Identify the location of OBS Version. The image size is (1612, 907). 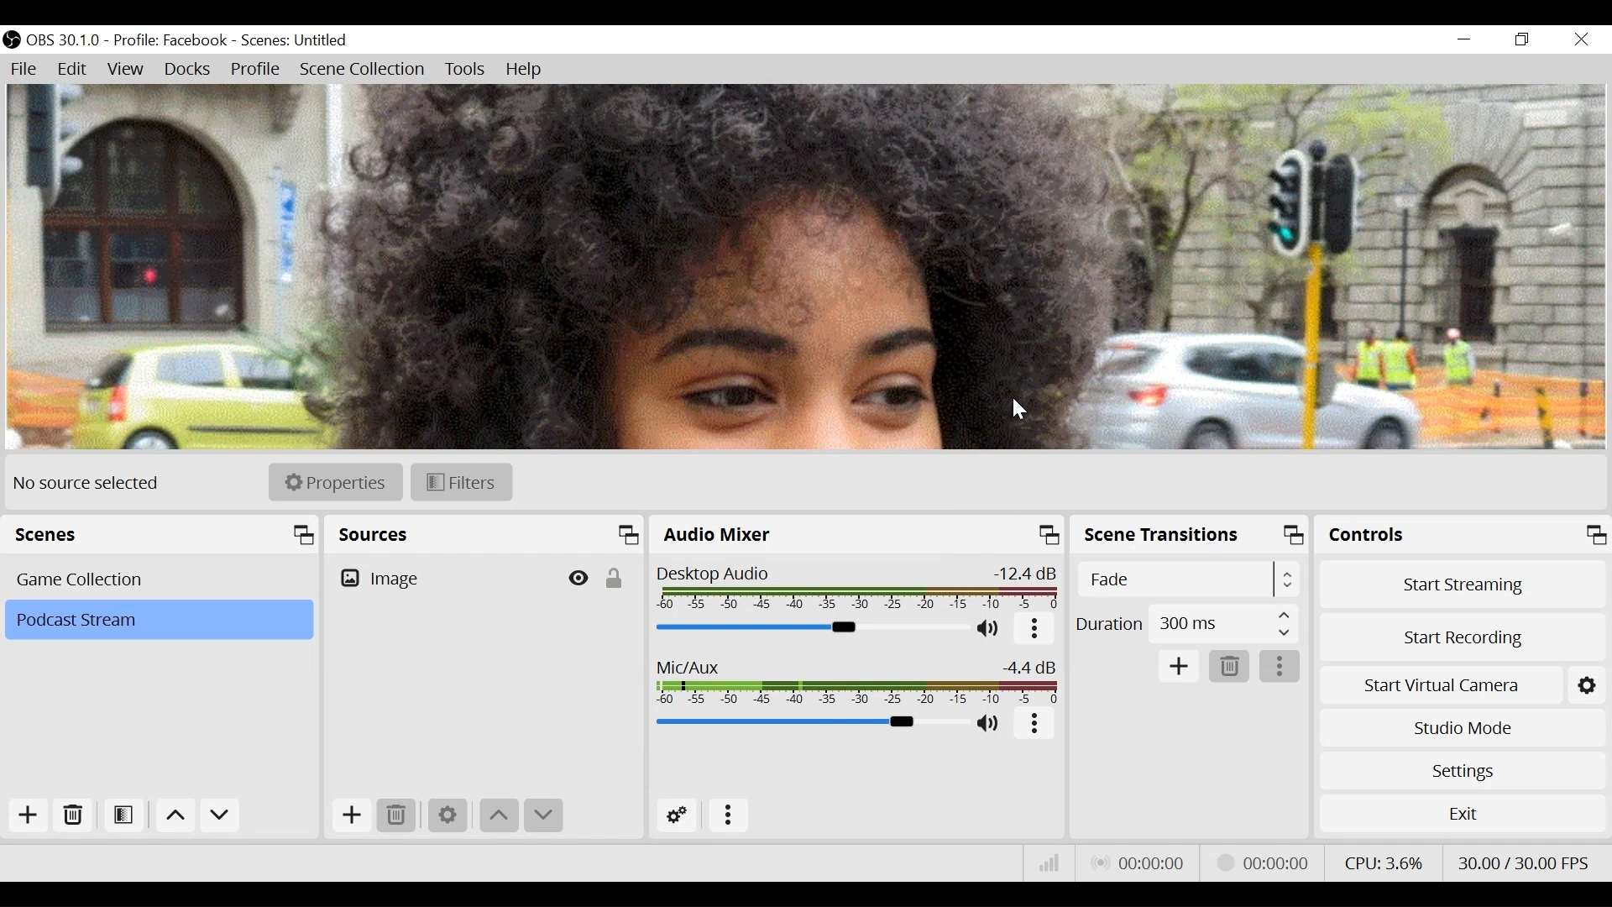
(65, 41).